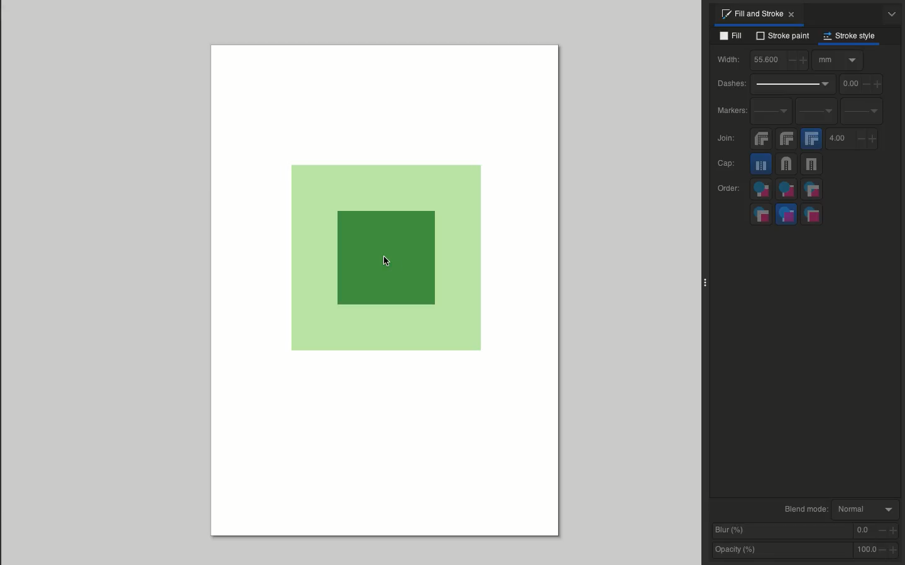  I want to click on Stroke paint, so click(782, 36).